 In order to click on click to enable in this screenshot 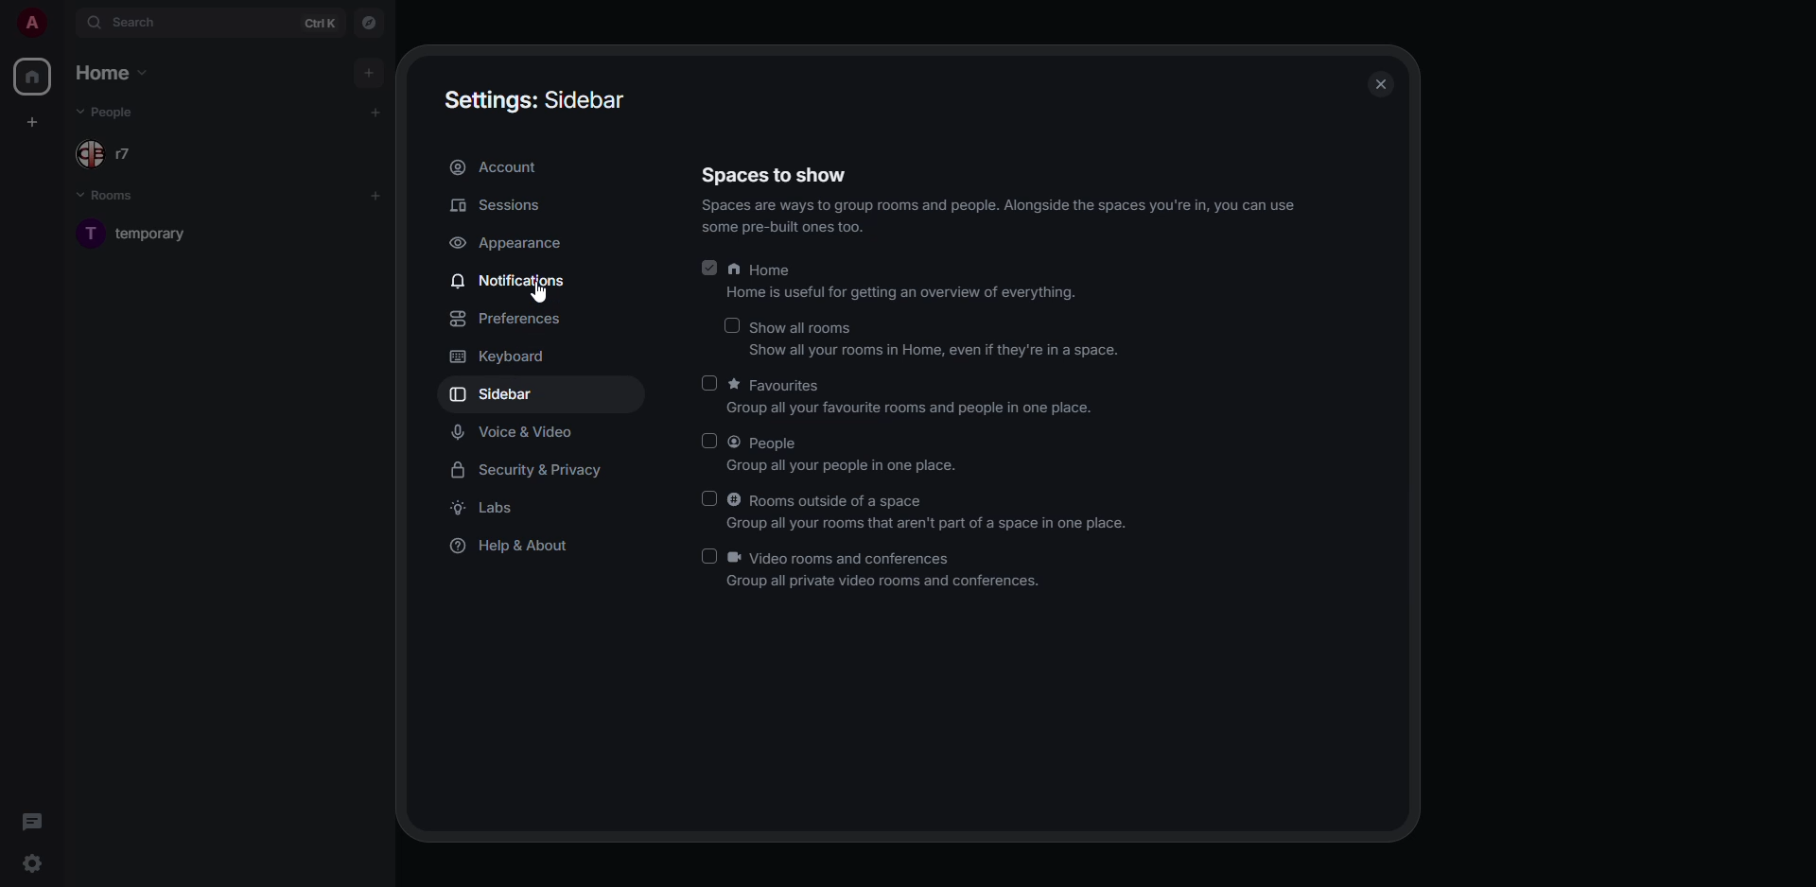, I will do `click(710, 440)`.